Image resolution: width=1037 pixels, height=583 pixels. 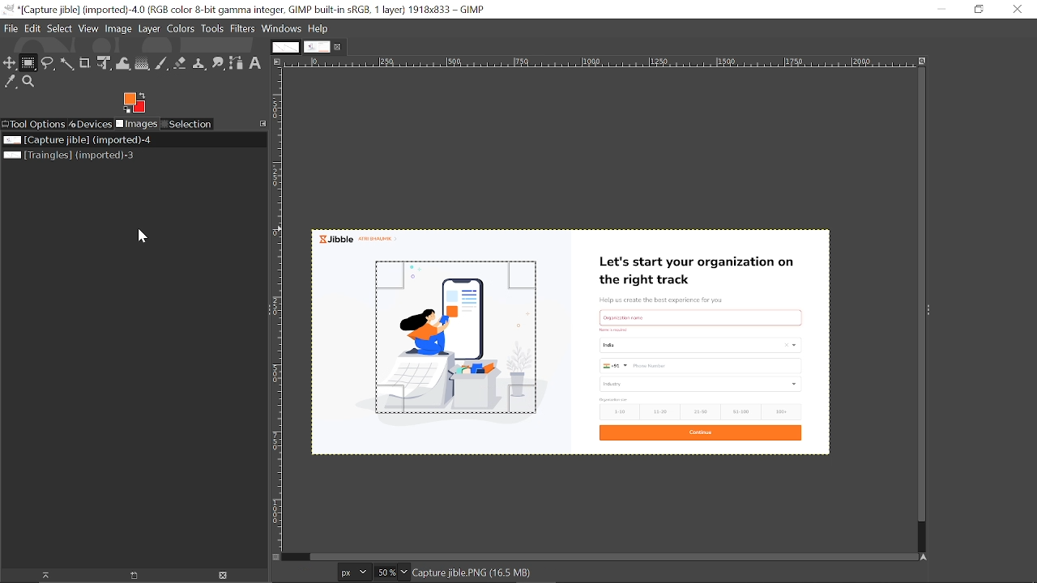 What do you see at coordinates (28, 83) in the screenshot?
I see `Zoom` at bounding box center [28, 83].